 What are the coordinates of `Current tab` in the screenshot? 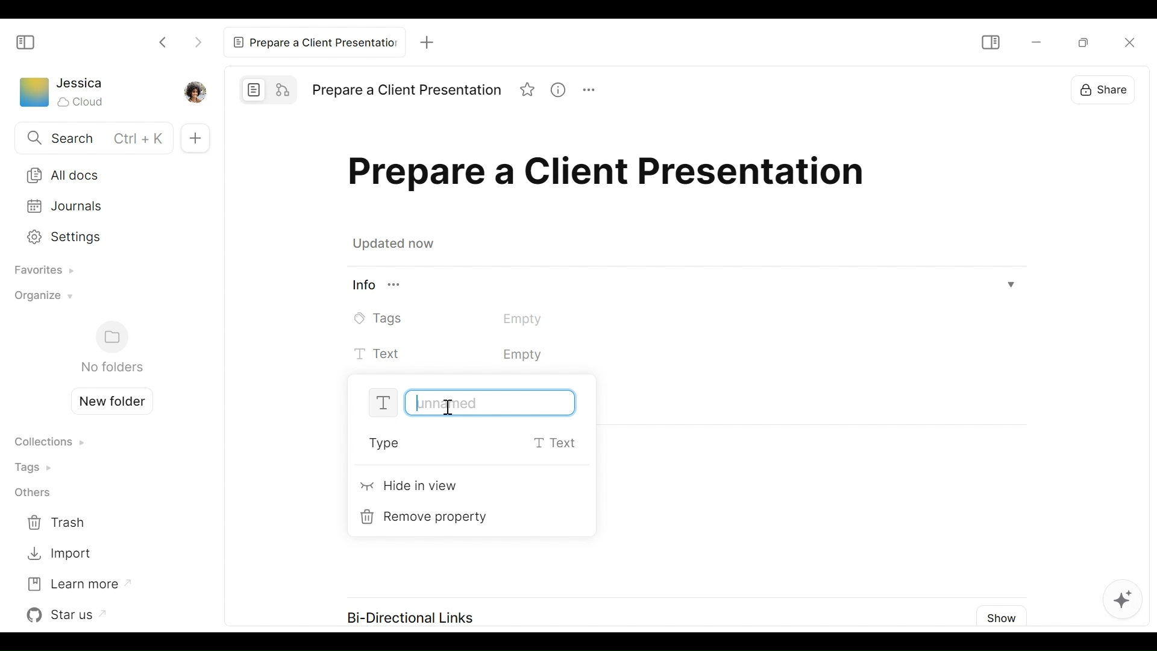 It's located at (315, 40).